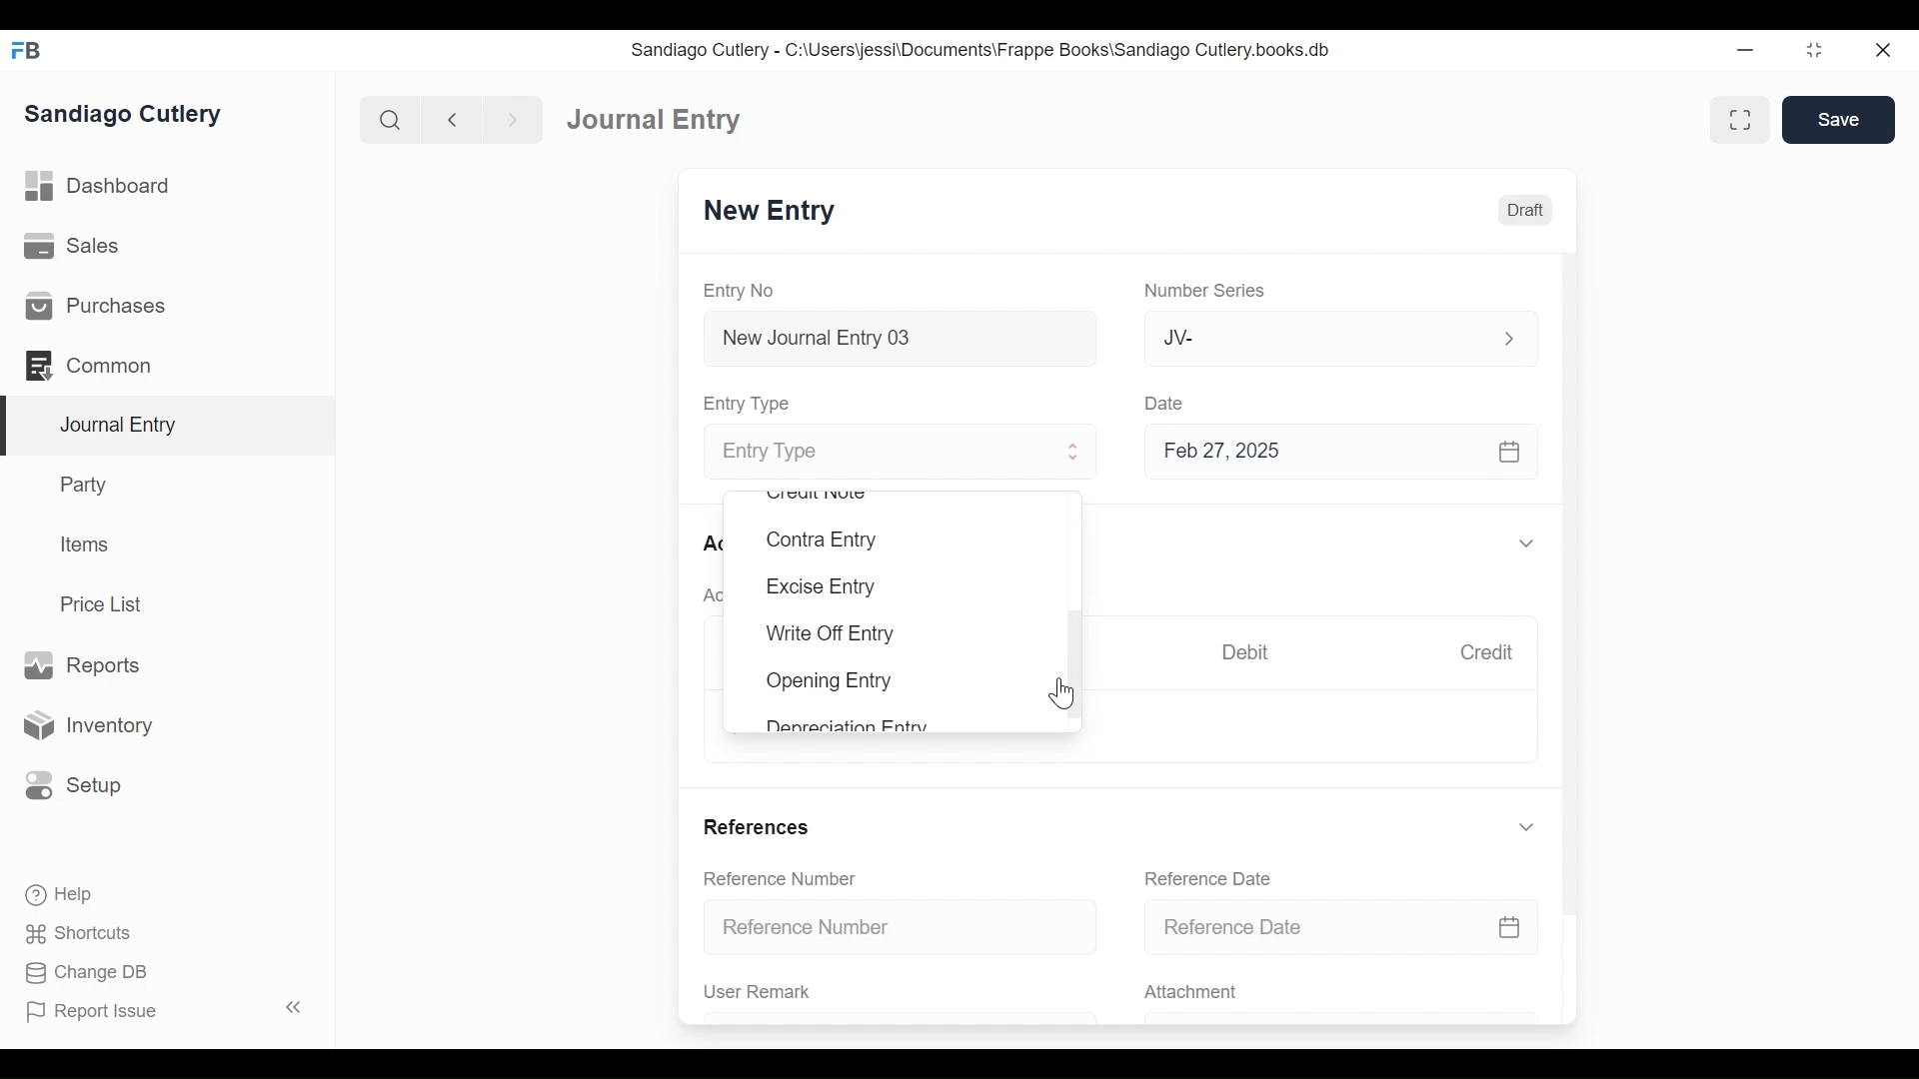 The height and width of the screenshot is (1079, 1919). I want to click on Toggle between form and full width, so click(1740, 119).